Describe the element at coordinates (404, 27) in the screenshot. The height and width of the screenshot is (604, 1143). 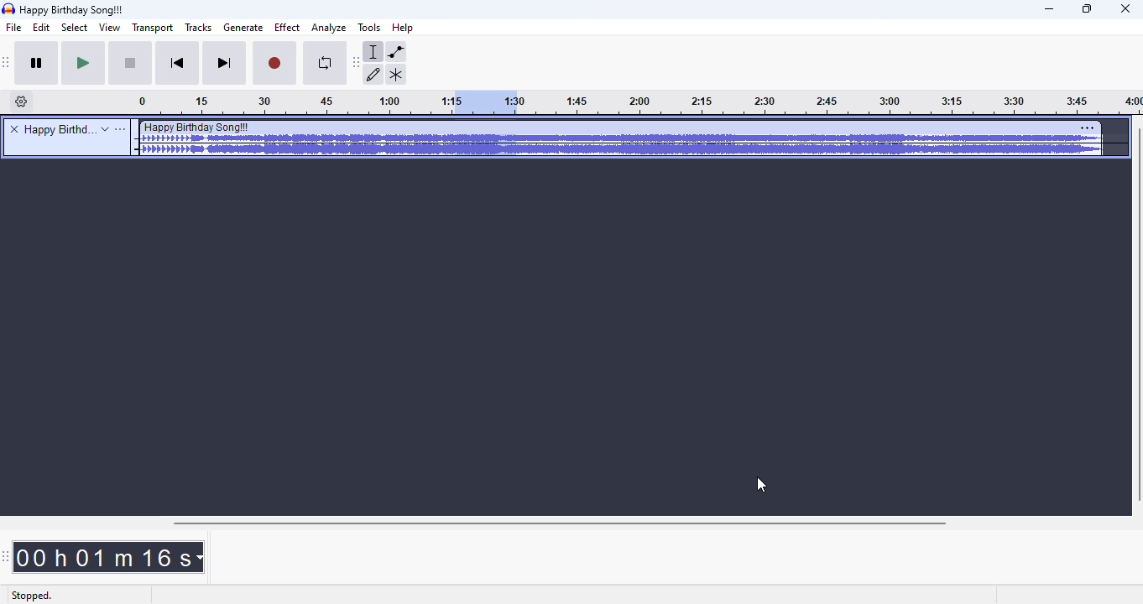
I see `help` at that location.